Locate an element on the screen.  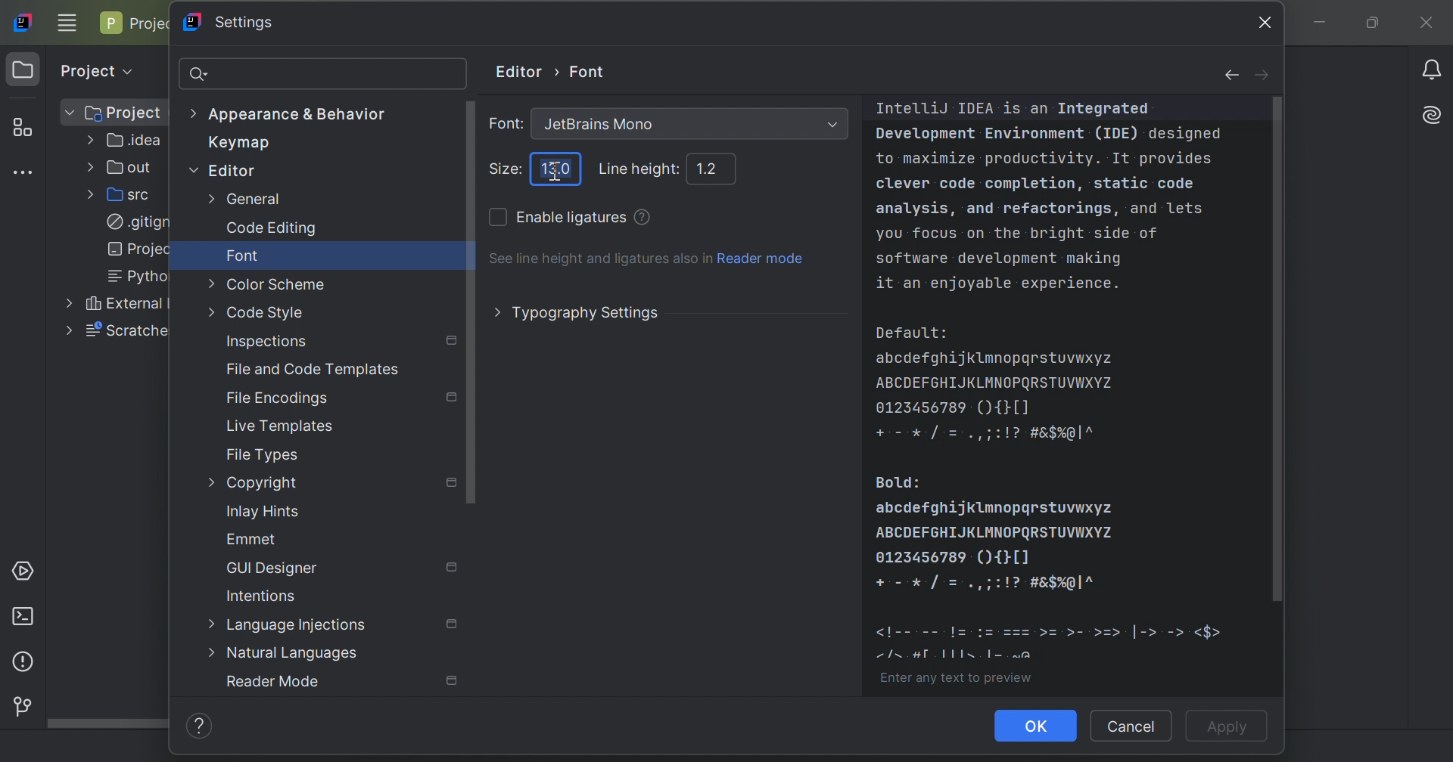
abcdefghijklmnopqrstuvwxyz is located at coordinates (998, 509).